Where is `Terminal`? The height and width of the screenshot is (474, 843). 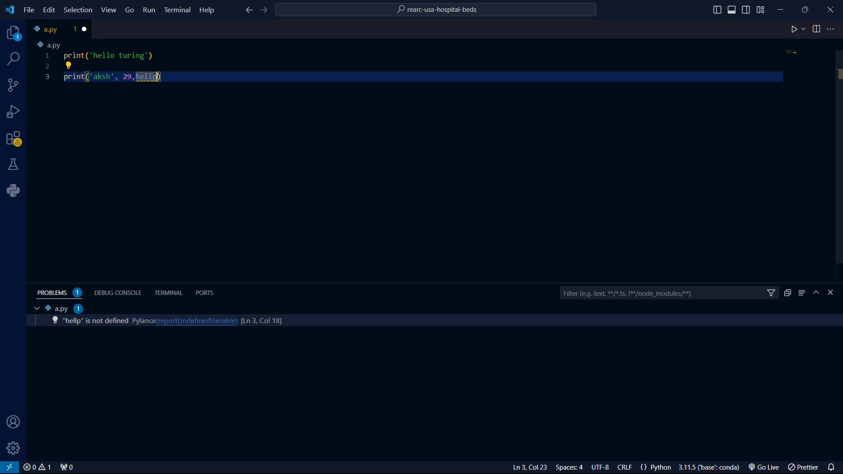
Terminal is located at coordinates (177, 9).